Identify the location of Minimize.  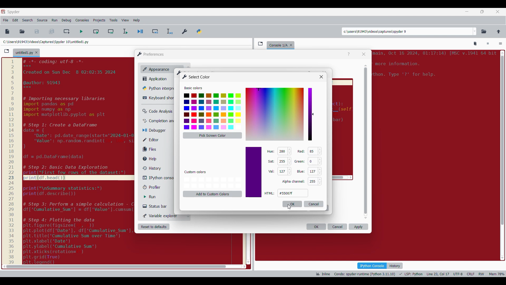
(467, 12).